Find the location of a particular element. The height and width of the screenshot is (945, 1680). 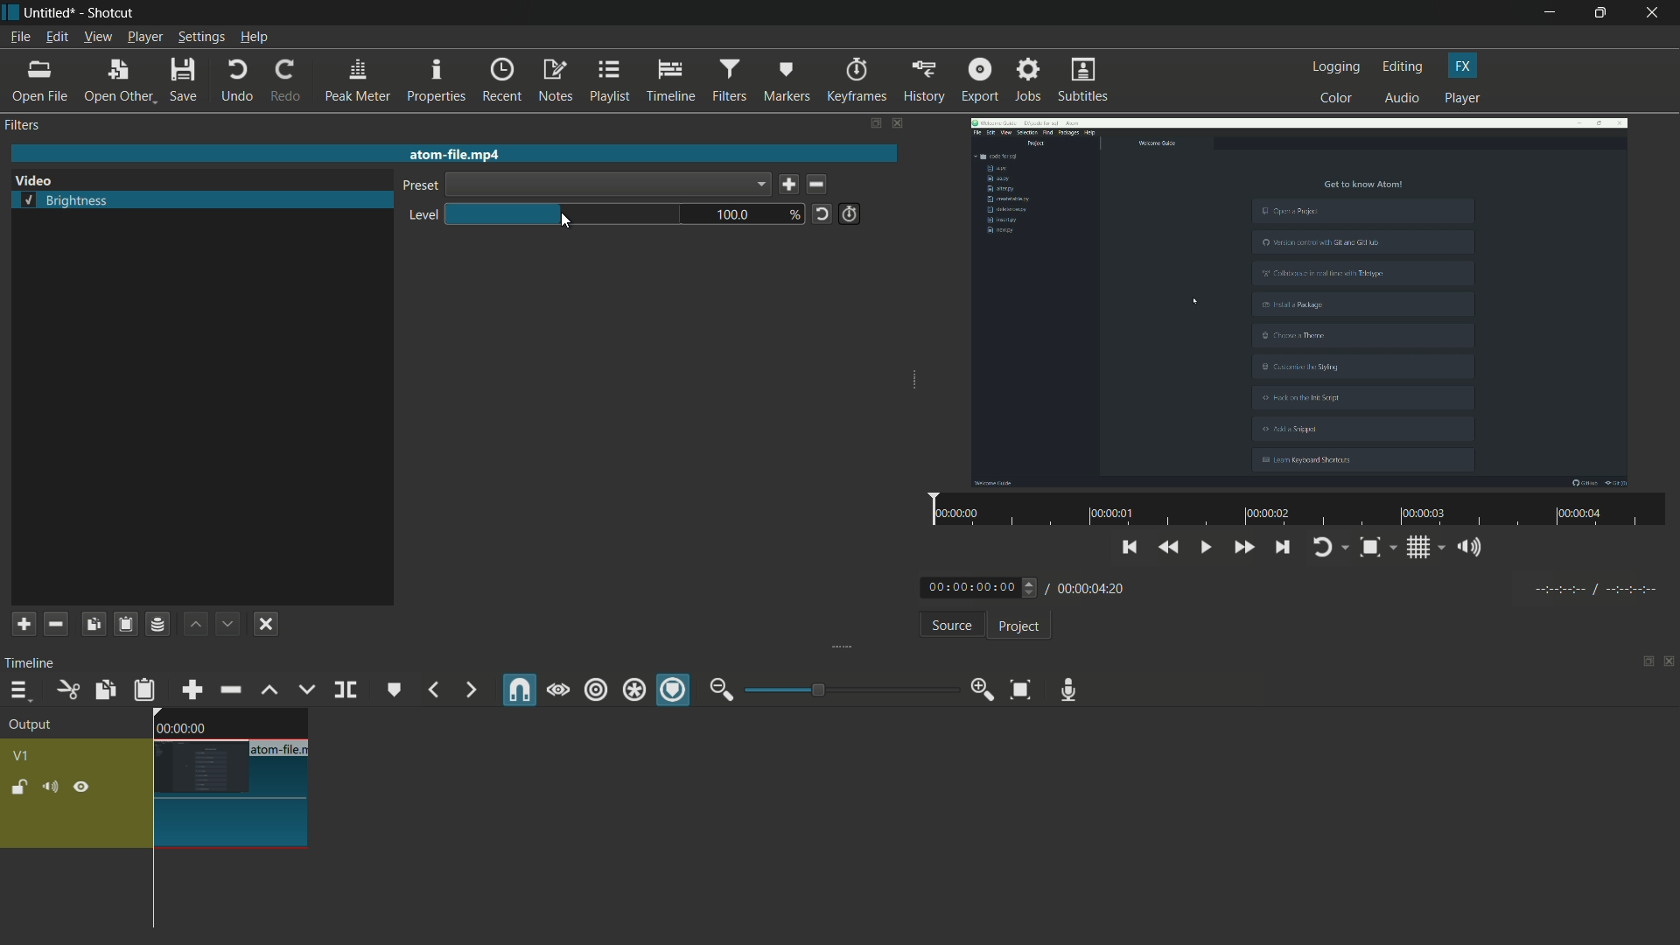

hide is located at coordinates (81, 787).